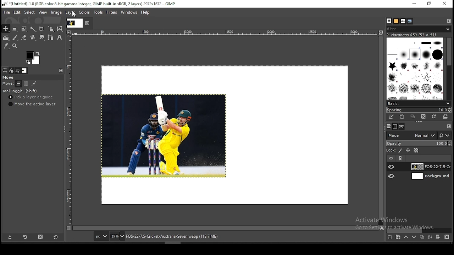  Describe the element at coordinates (59, 38) in the screenshot. I see `text tool` at that location.